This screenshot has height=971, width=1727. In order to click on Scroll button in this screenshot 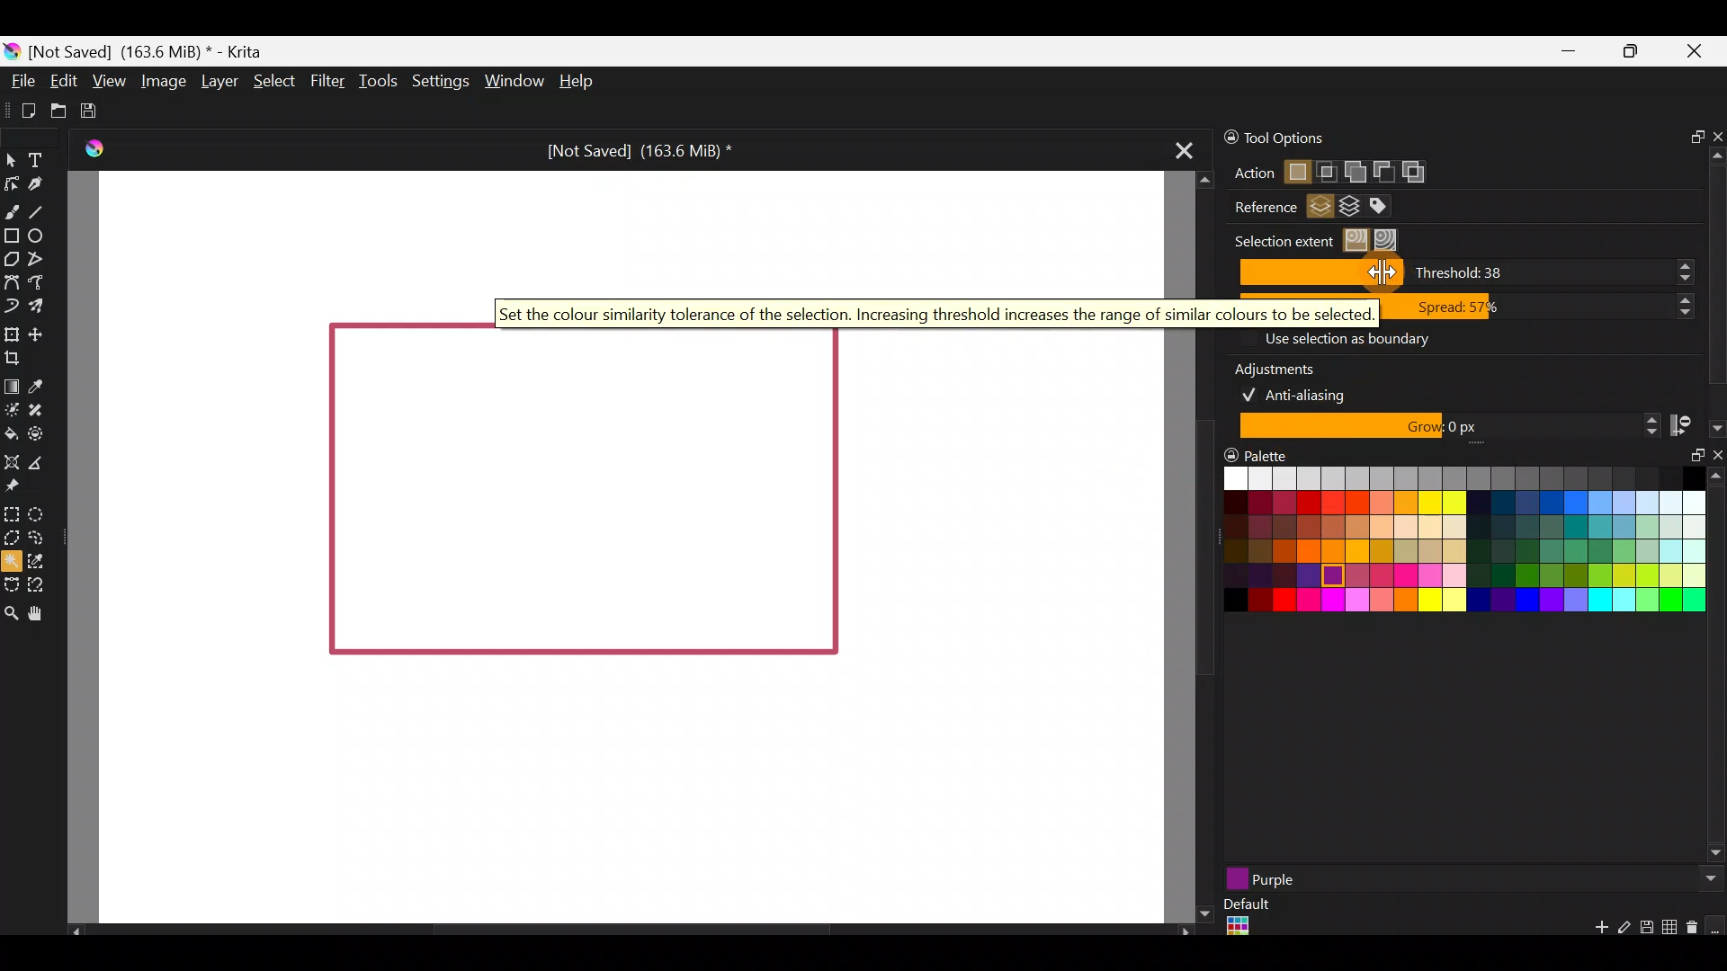, I will do `click(1706, 878)`.